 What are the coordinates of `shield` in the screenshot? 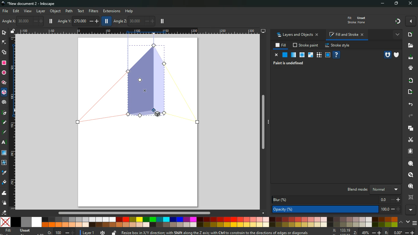 It's located at (397, 55).